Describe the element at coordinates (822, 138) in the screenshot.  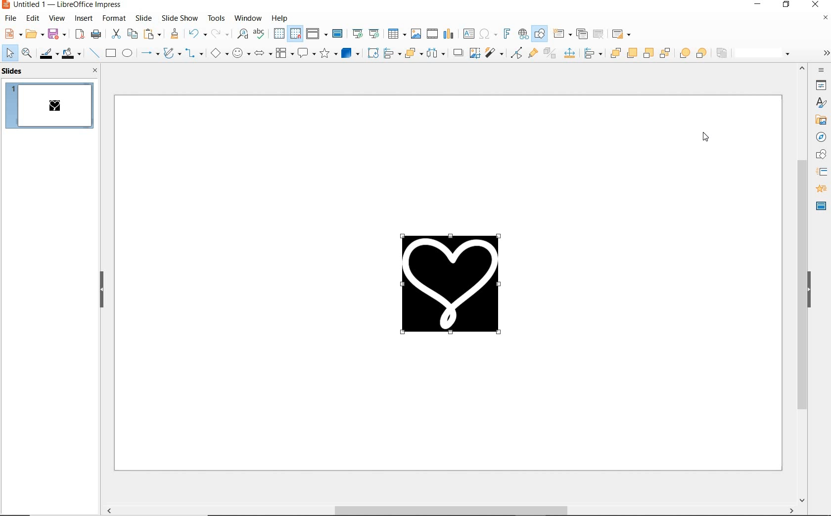
I see `NAVIGATOR` at that location.